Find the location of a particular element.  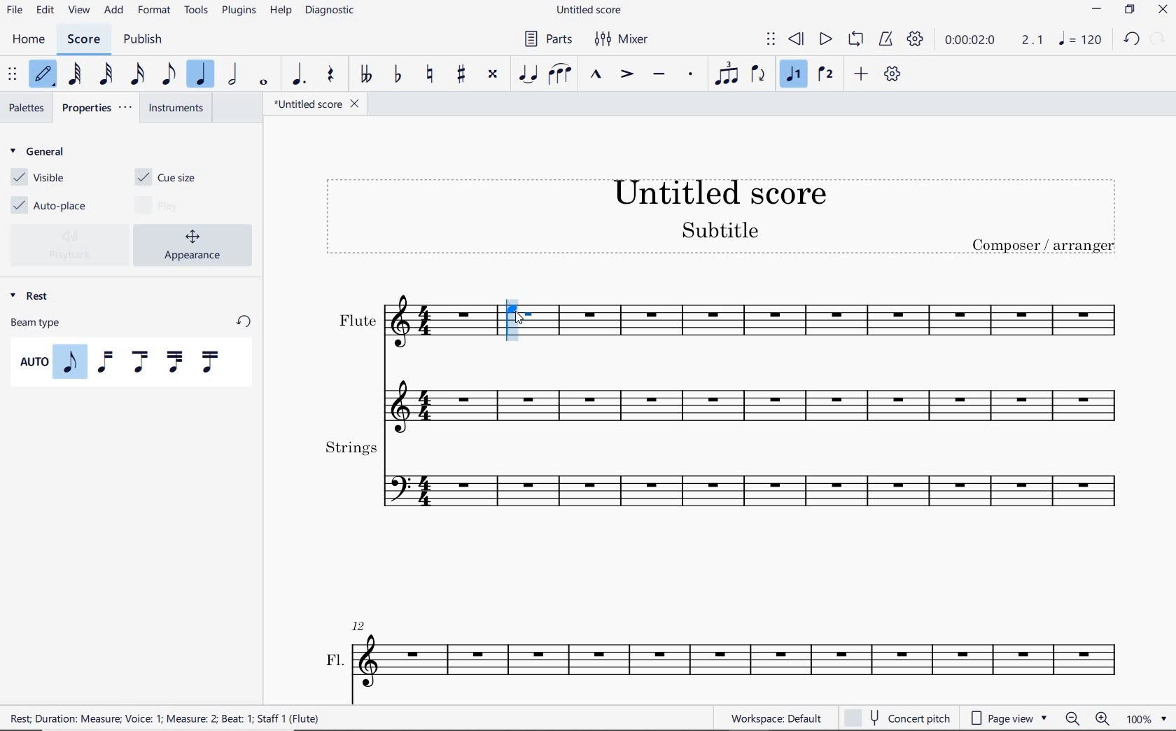

PLAY is located at coordinates (822, 39).